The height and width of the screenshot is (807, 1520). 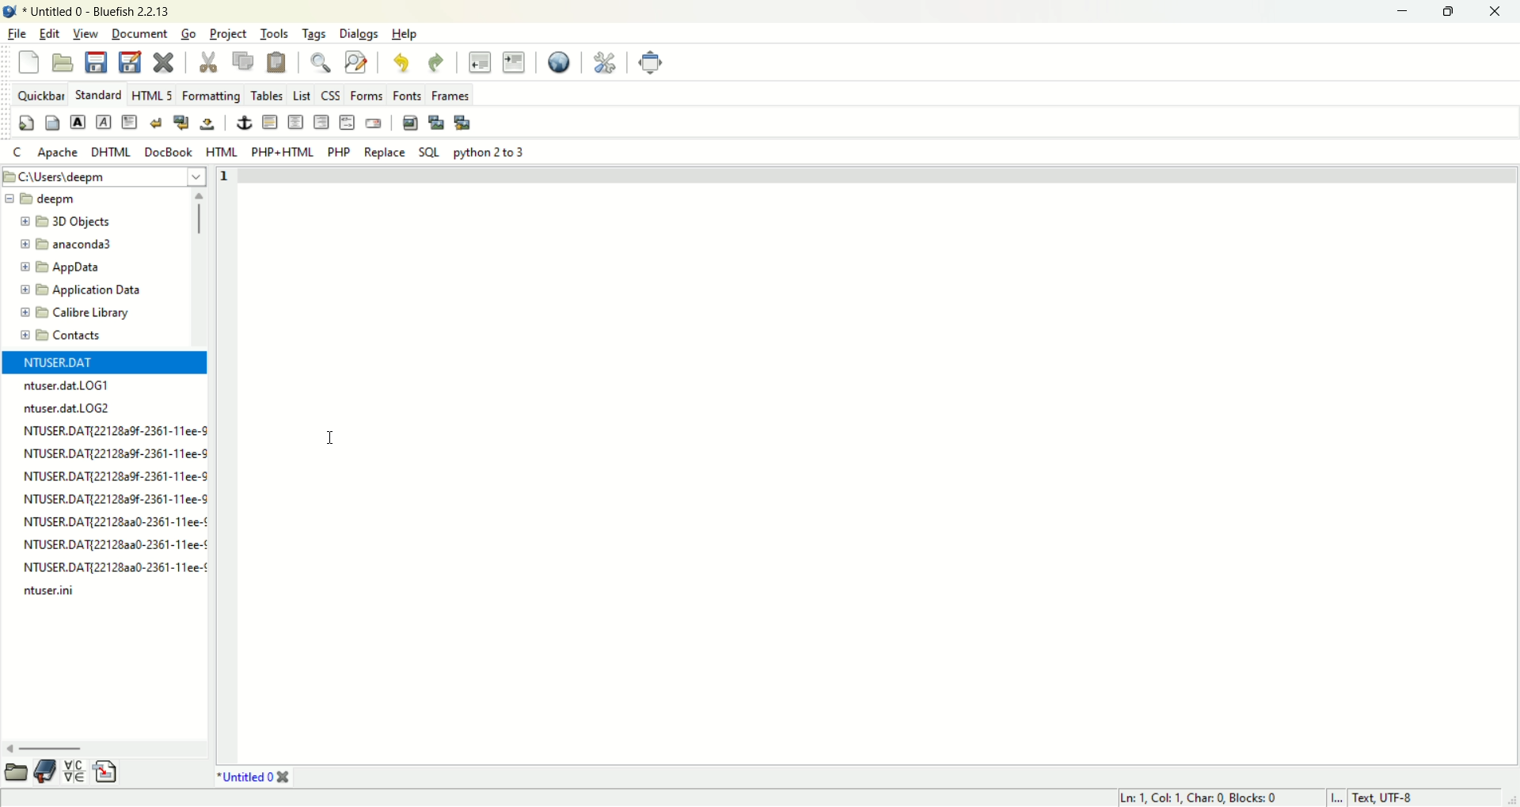 I want to click on view in browser, so click(x=560, y=63).